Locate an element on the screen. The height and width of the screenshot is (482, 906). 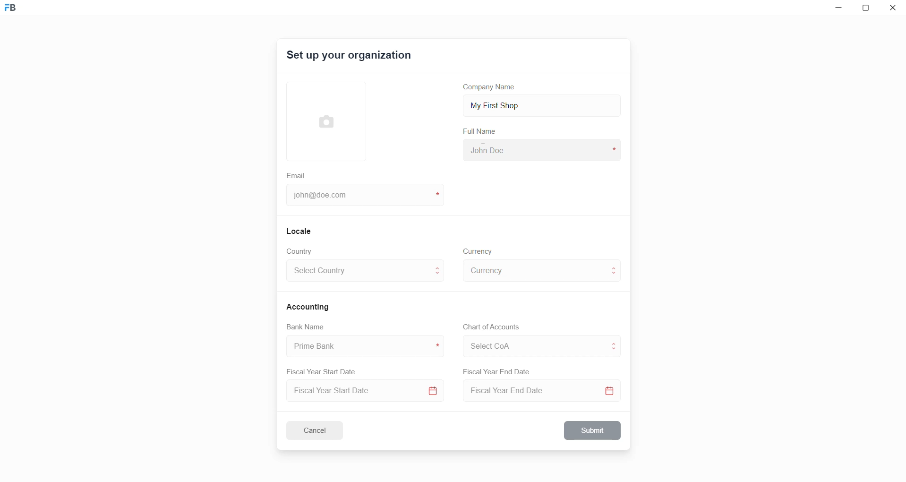
Set up your organization is located at coordinates (350, 57).